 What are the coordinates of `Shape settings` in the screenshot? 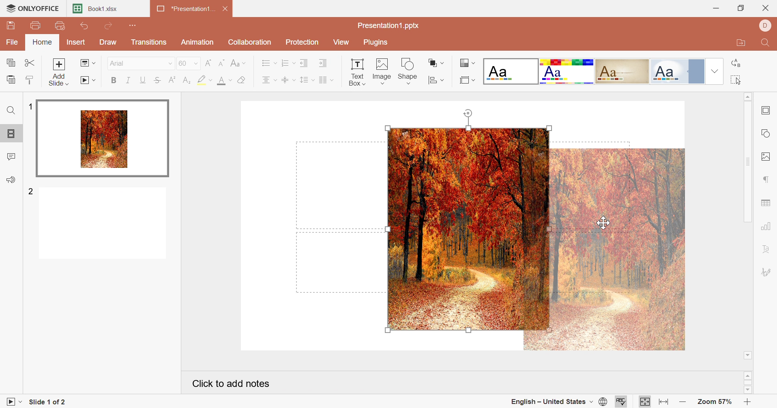 It's located at (767, 133).